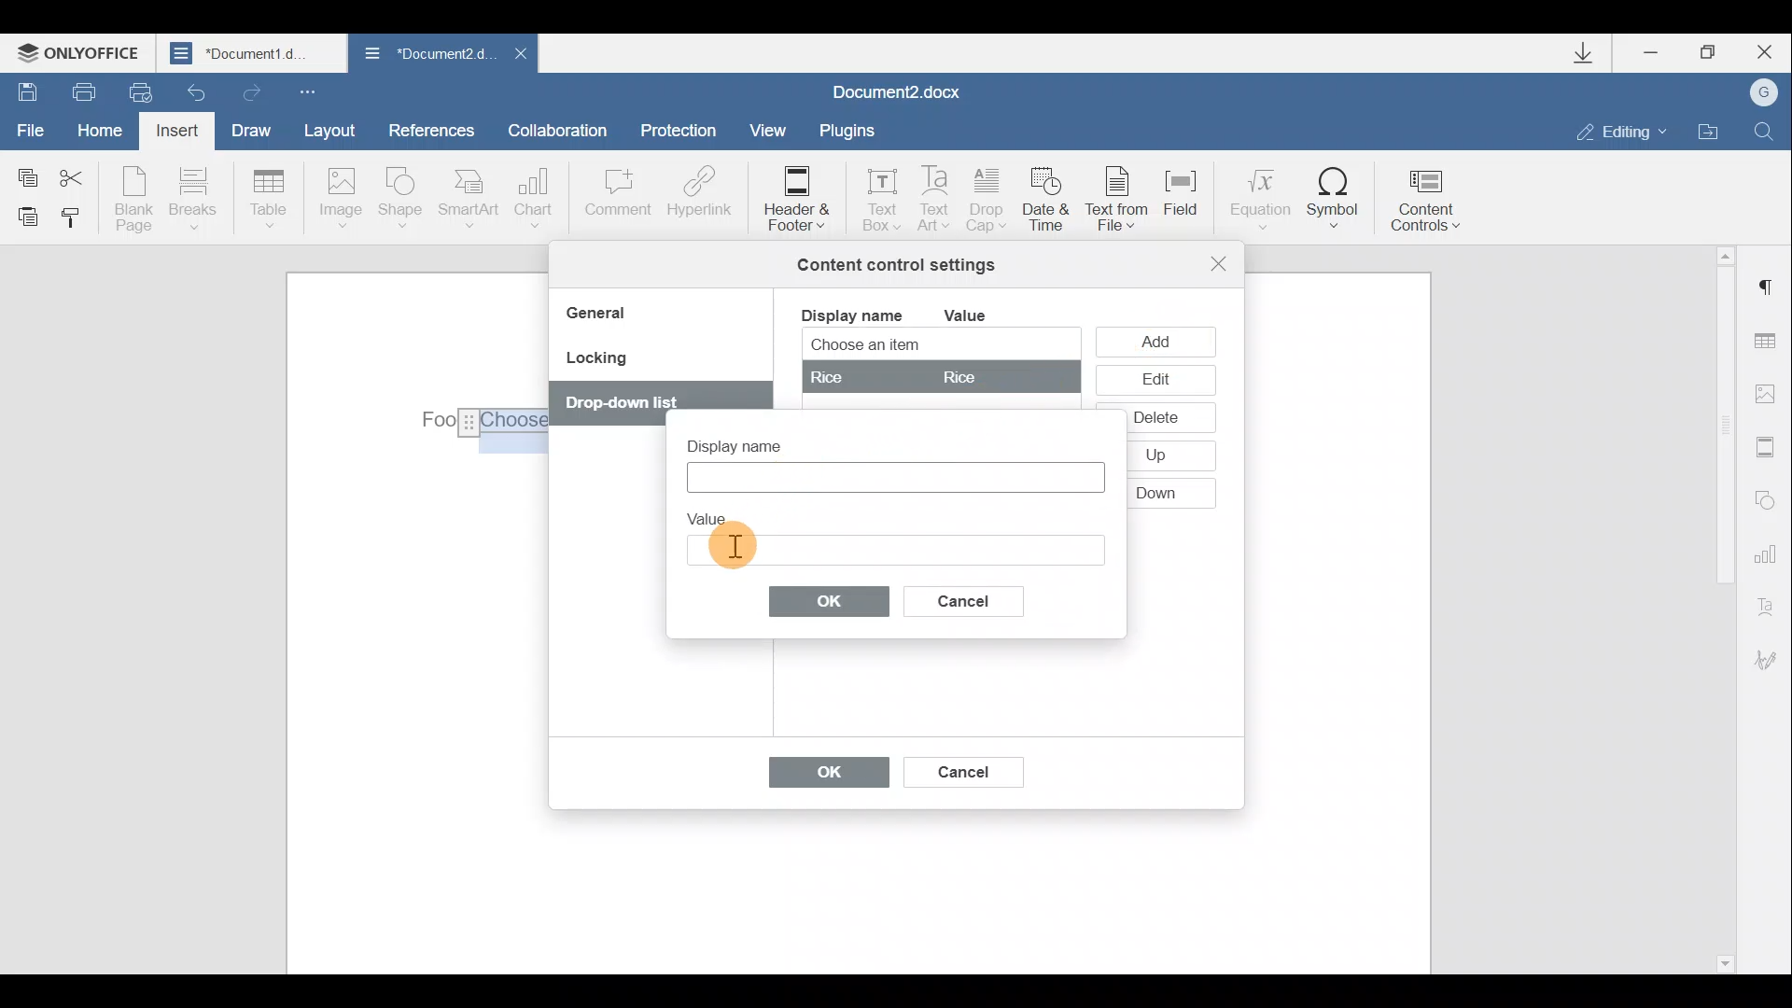 This screenshot has width=1792, height=1008. I want to click on Text Art settings, so click(1771, 603).